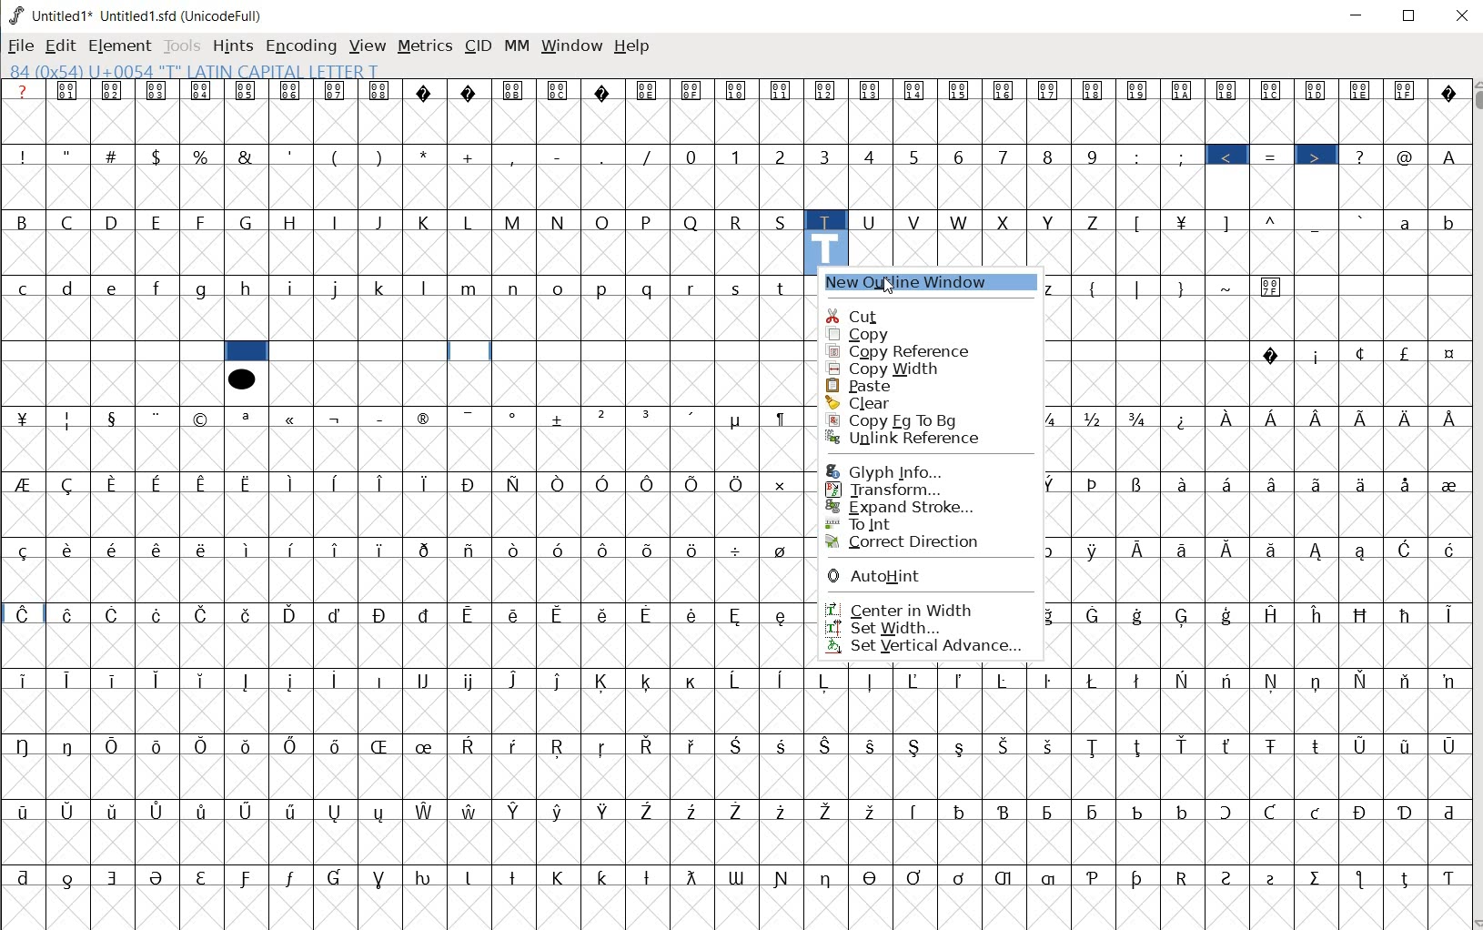  What do you see at coordinates (338, 550) in the screenshot?
I see `Symbol` at bounding box center [338, 550].